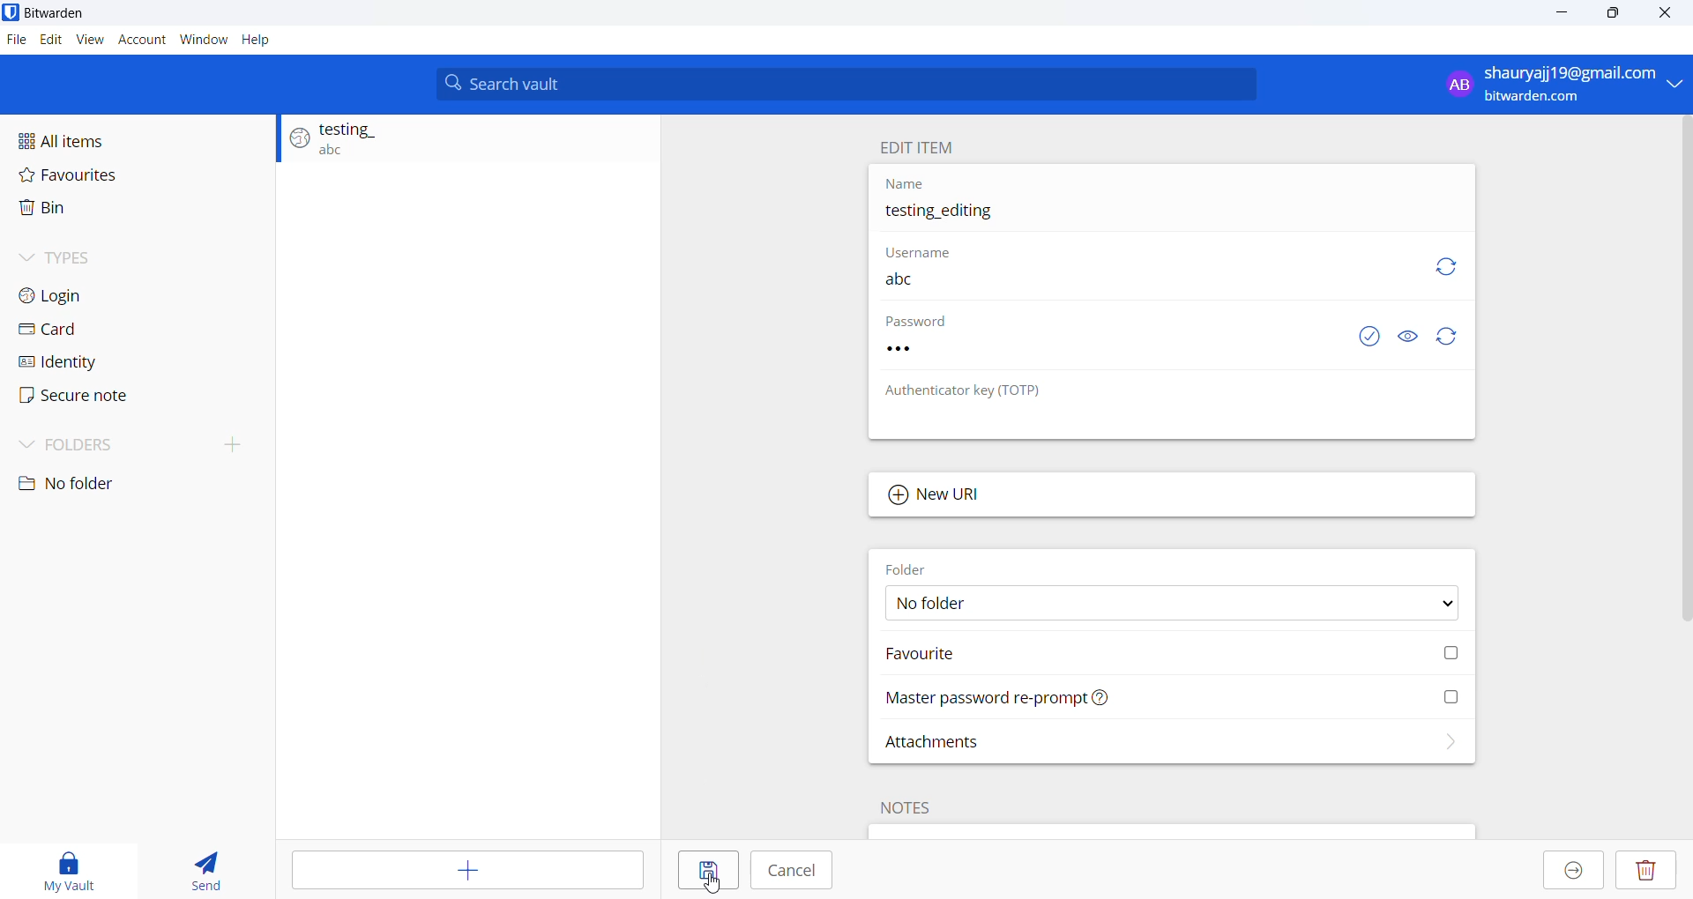  What do you see at coordinates (1093, 353) in the screenshot?
I see `Password input` at bounding box center [1093, 353].